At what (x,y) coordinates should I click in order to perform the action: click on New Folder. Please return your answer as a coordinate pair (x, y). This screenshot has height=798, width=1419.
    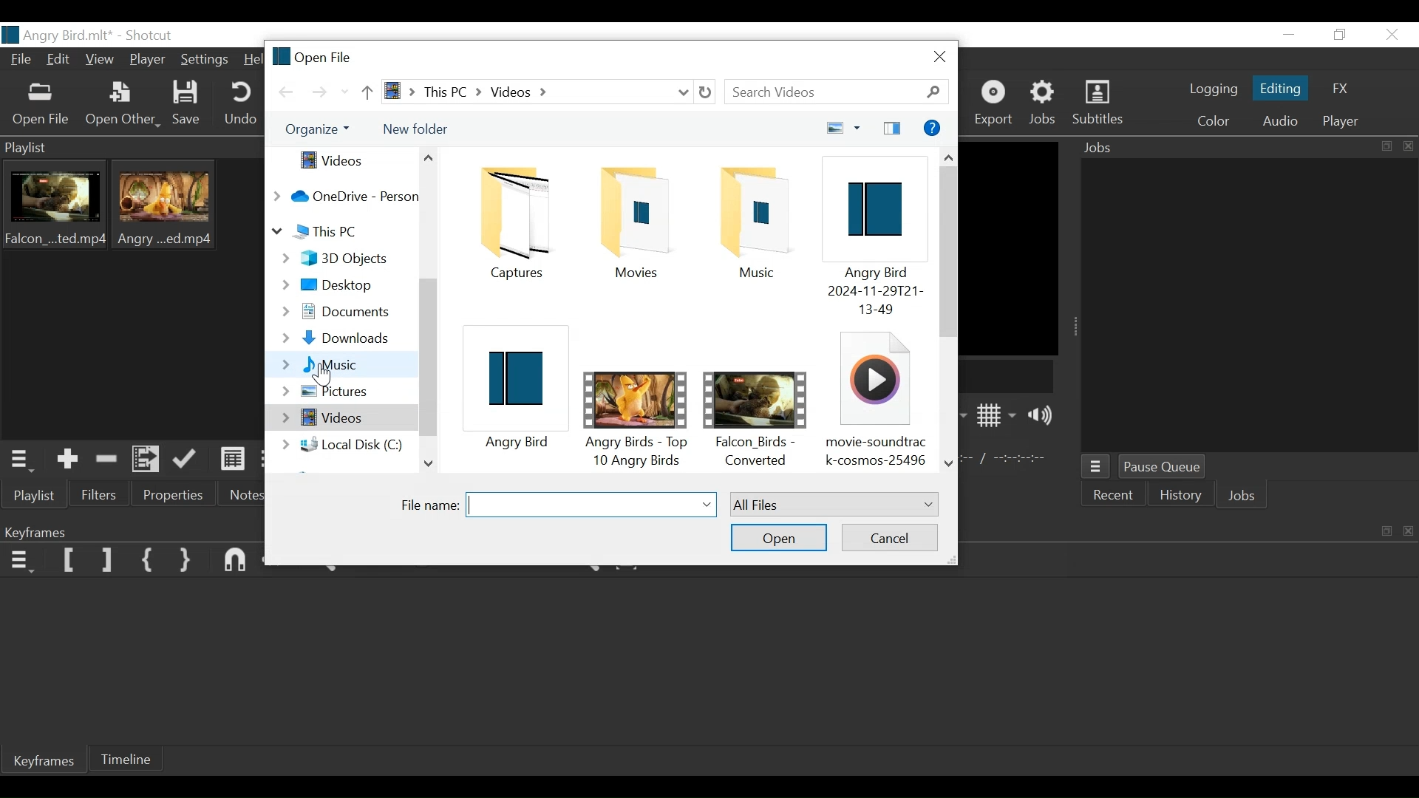
    Looking at the image, I should click on (423, 129).